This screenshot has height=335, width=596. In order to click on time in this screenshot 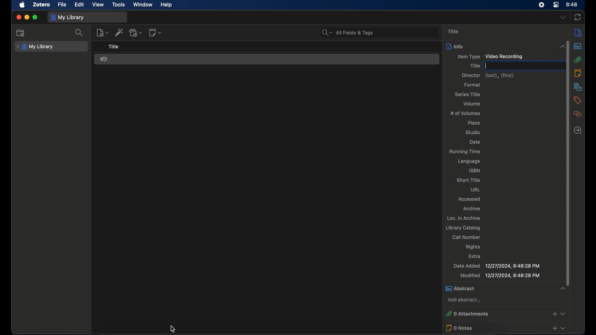, I will do `click(572, 5)`.